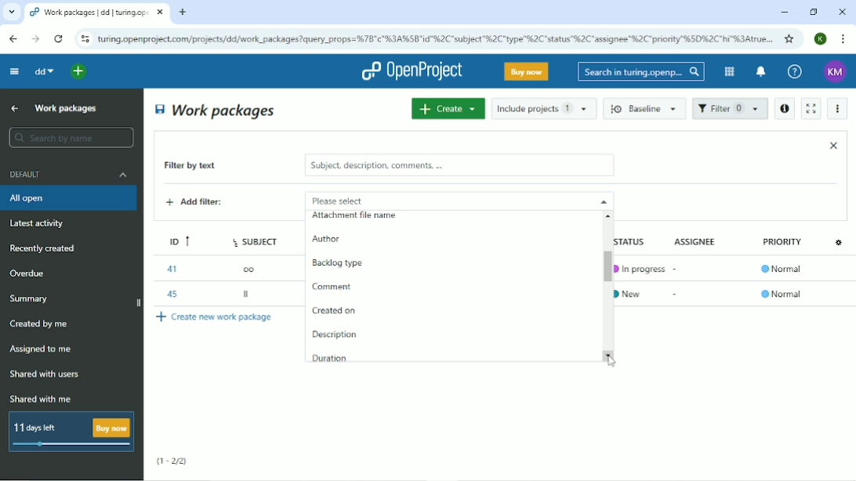 Image resolution: width=856 pixels, height=481 pixels. Describe the element at coordinates (45, 248) in the screenshot. I see `Recently created` at that location.